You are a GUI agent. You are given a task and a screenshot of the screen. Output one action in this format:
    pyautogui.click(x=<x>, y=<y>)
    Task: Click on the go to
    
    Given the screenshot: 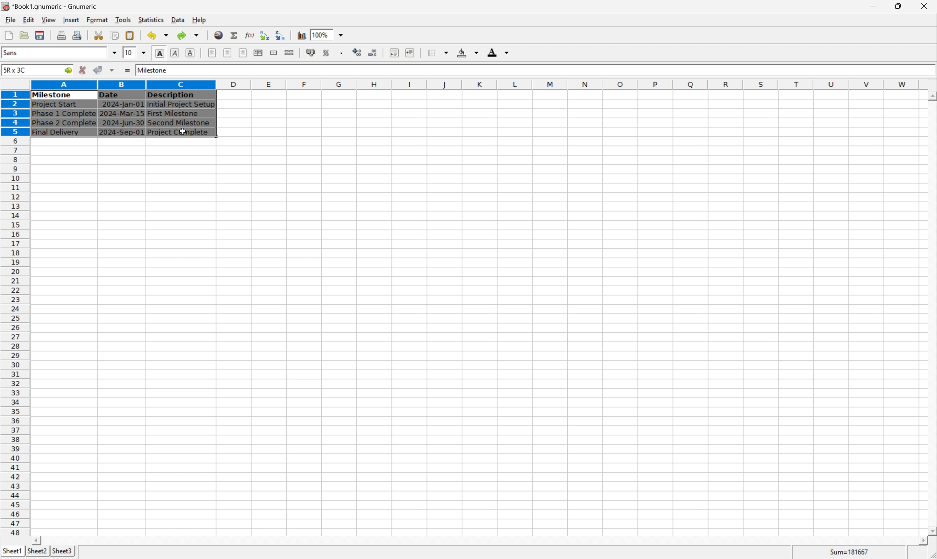 What is the action you would take?
    pyautogui.click(x=67, y=70)
    